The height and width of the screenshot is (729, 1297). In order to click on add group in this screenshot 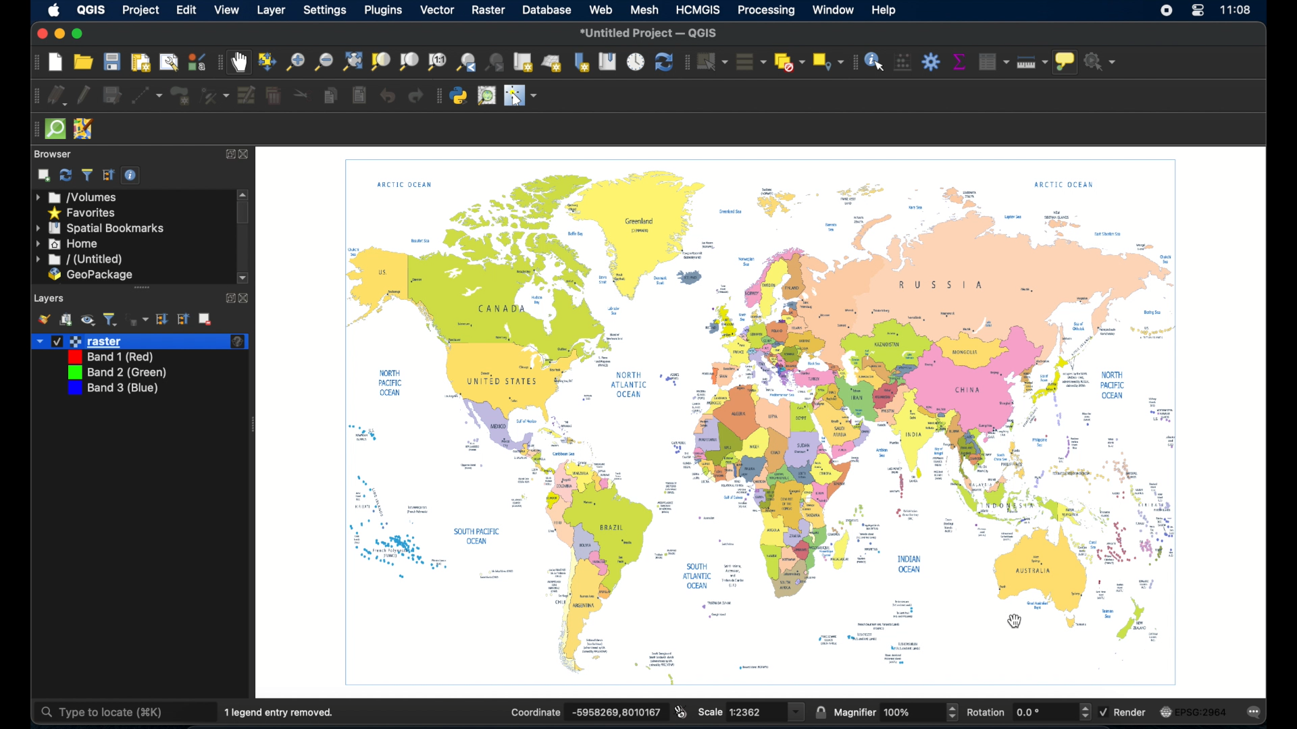, I will do `click(66, 320)`.